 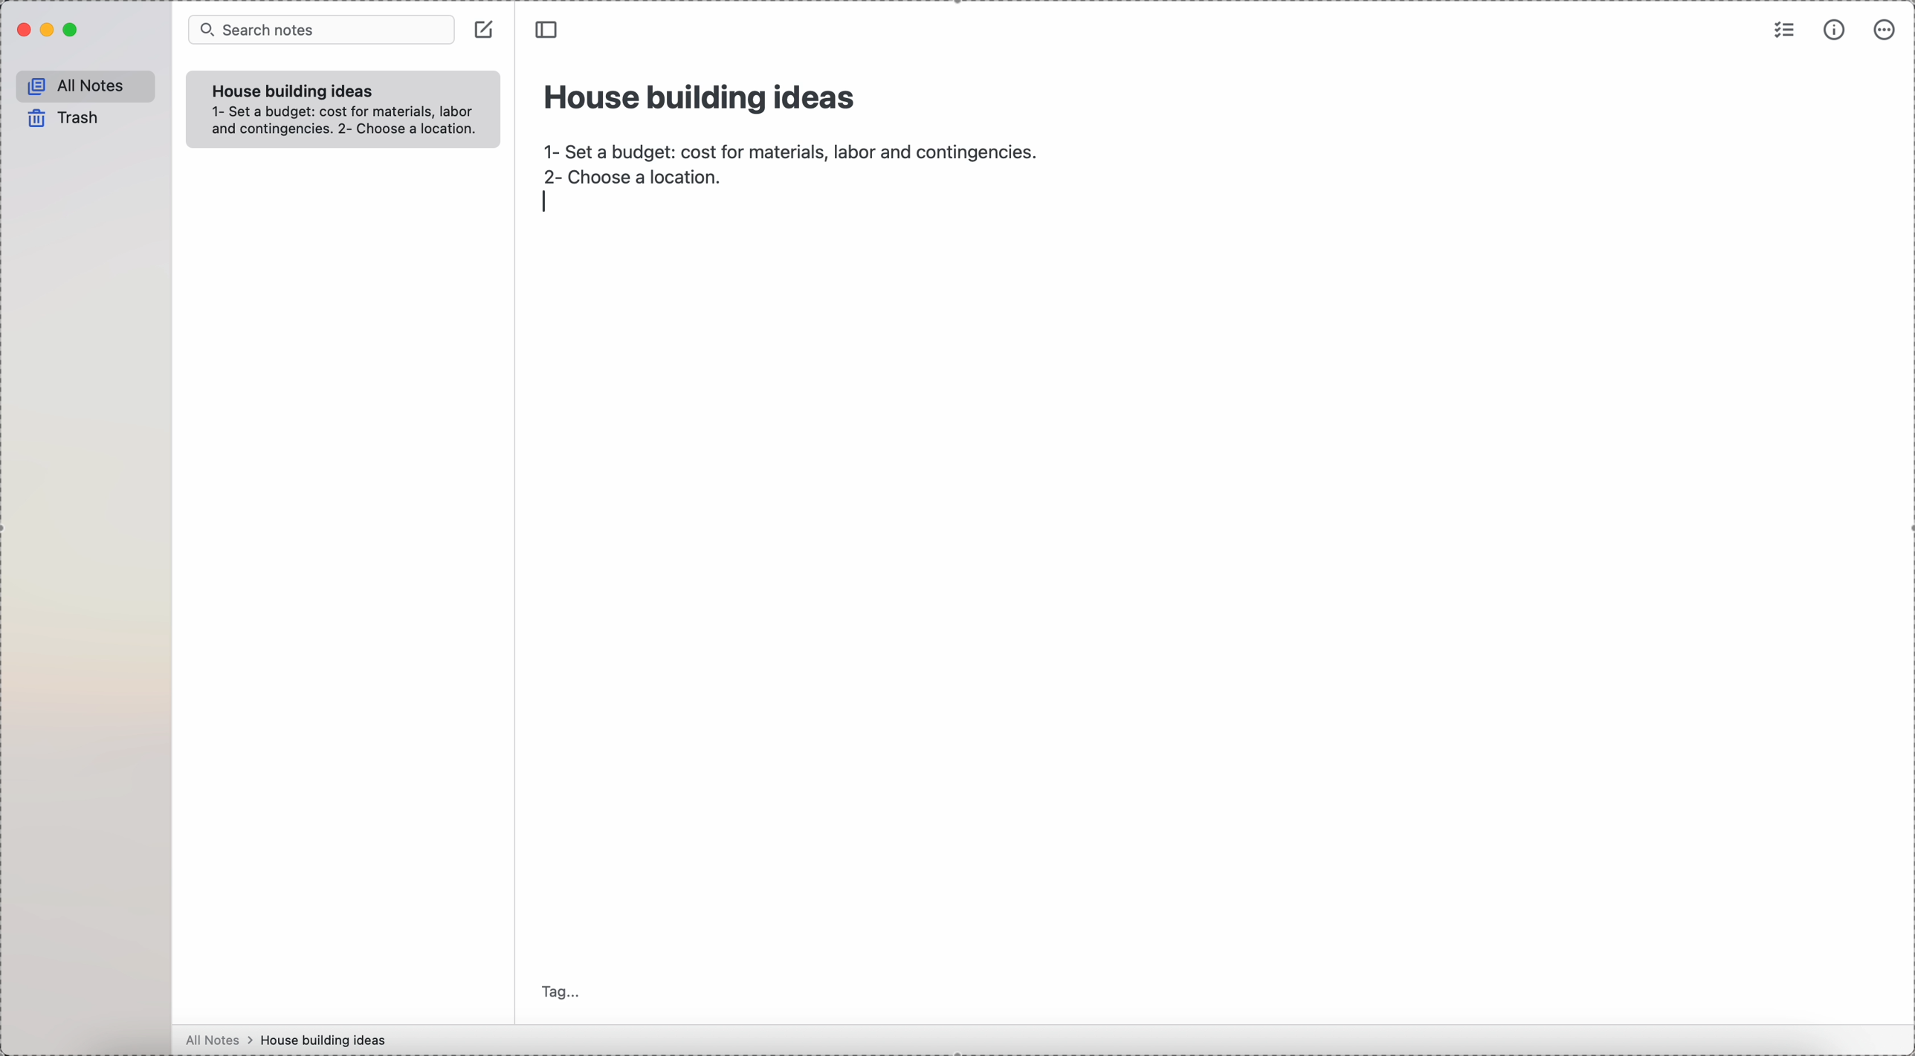 What do you see at coordinates (49, 32) in the screenshot?
I see `minimize Simplenote` at bounding box center [49, 32].